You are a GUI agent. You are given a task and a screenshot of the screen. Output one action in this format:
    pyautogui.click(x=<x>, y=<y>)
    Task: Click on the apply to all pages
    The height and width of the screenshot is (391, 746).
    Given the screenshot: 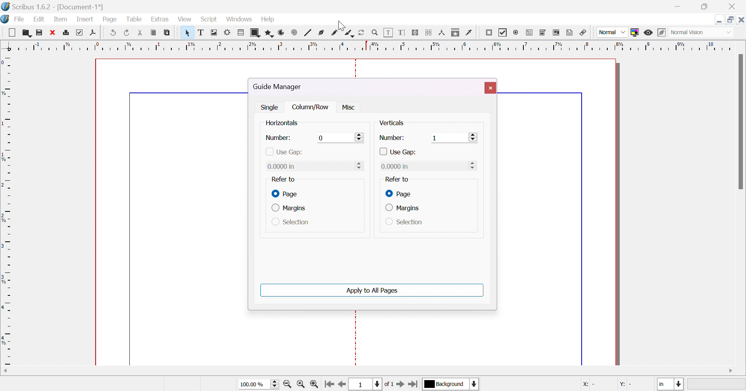 What is the action you would take?
    pyautogui.click(x=372, y=291)
    